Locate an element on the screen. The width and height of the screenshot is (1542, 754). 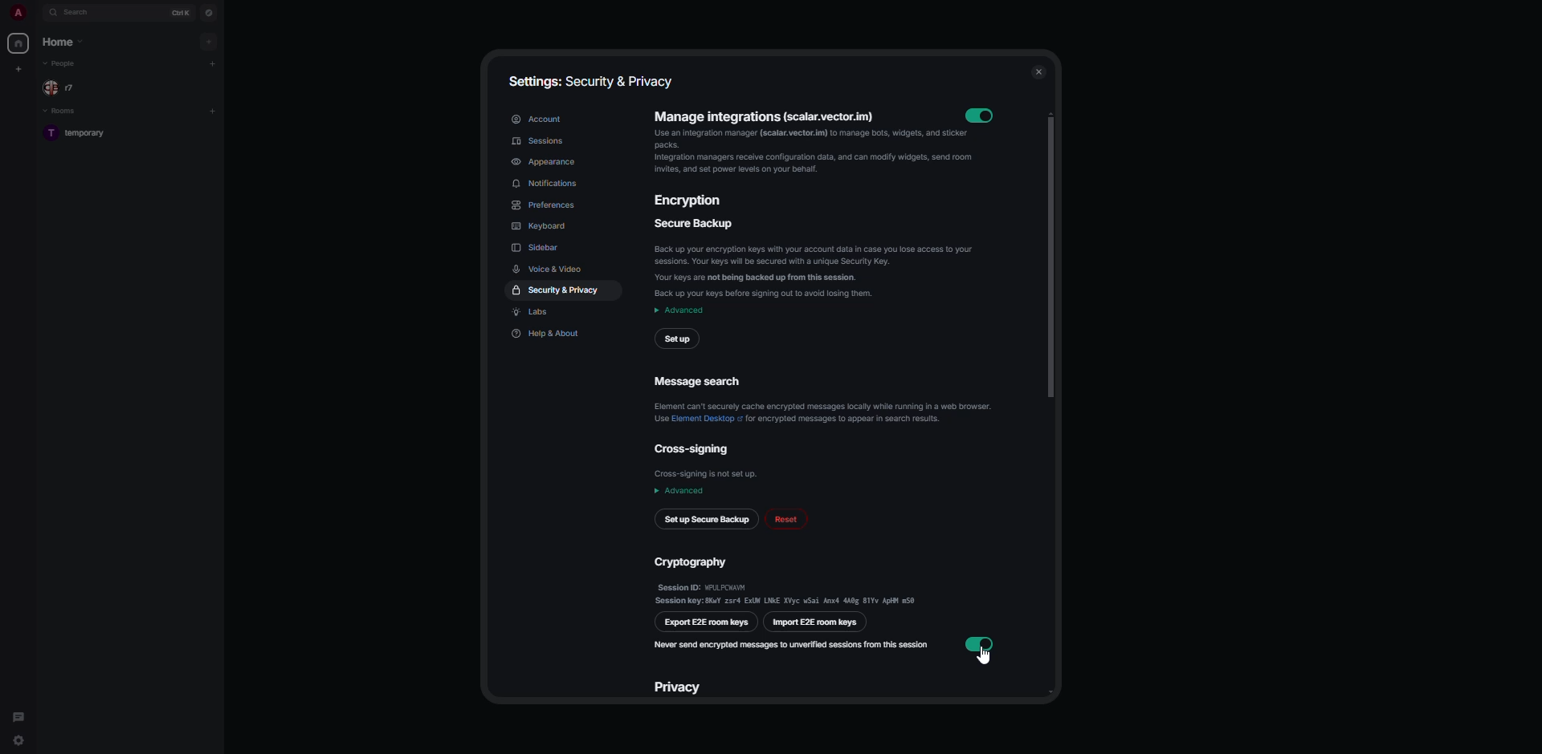
appearance is located at coordinates (548, 161).